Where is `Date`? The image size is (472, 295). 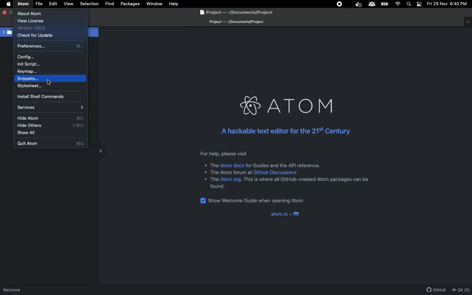 Date is located at coordinates (437, 4).